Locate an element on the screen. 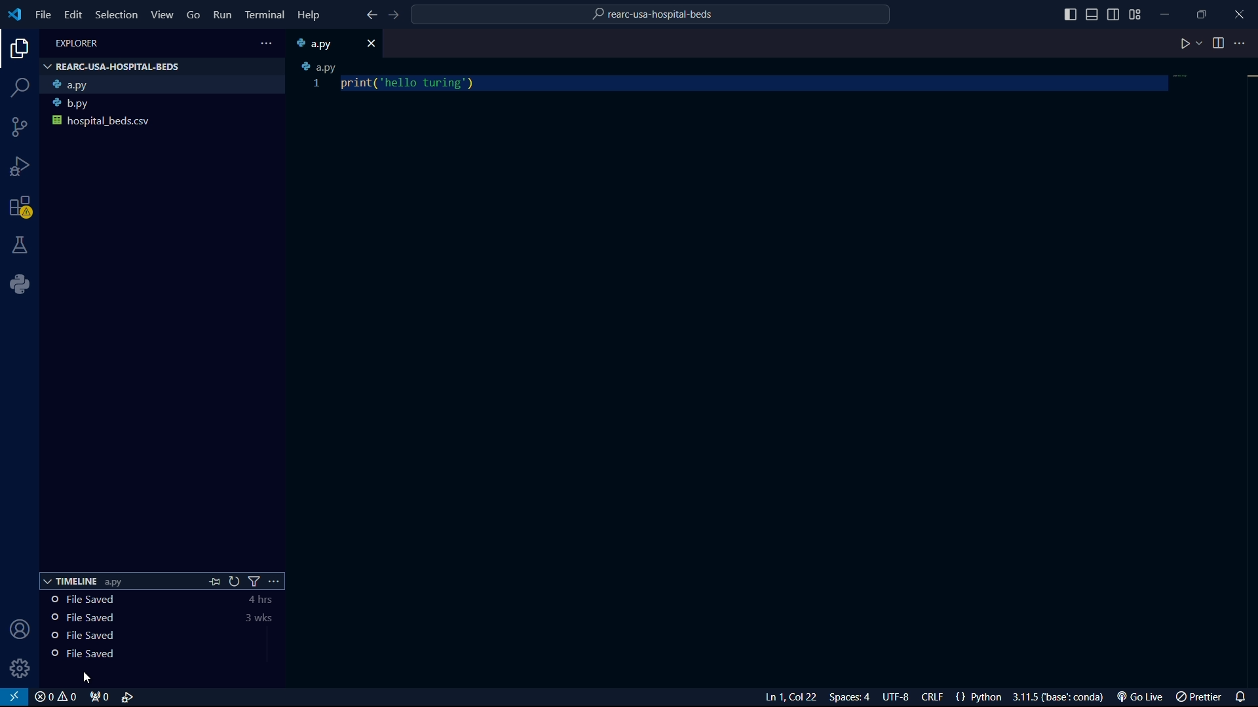 The width and height of the screenshot is (1258, 707). file name is located at coordinates (77, 43).